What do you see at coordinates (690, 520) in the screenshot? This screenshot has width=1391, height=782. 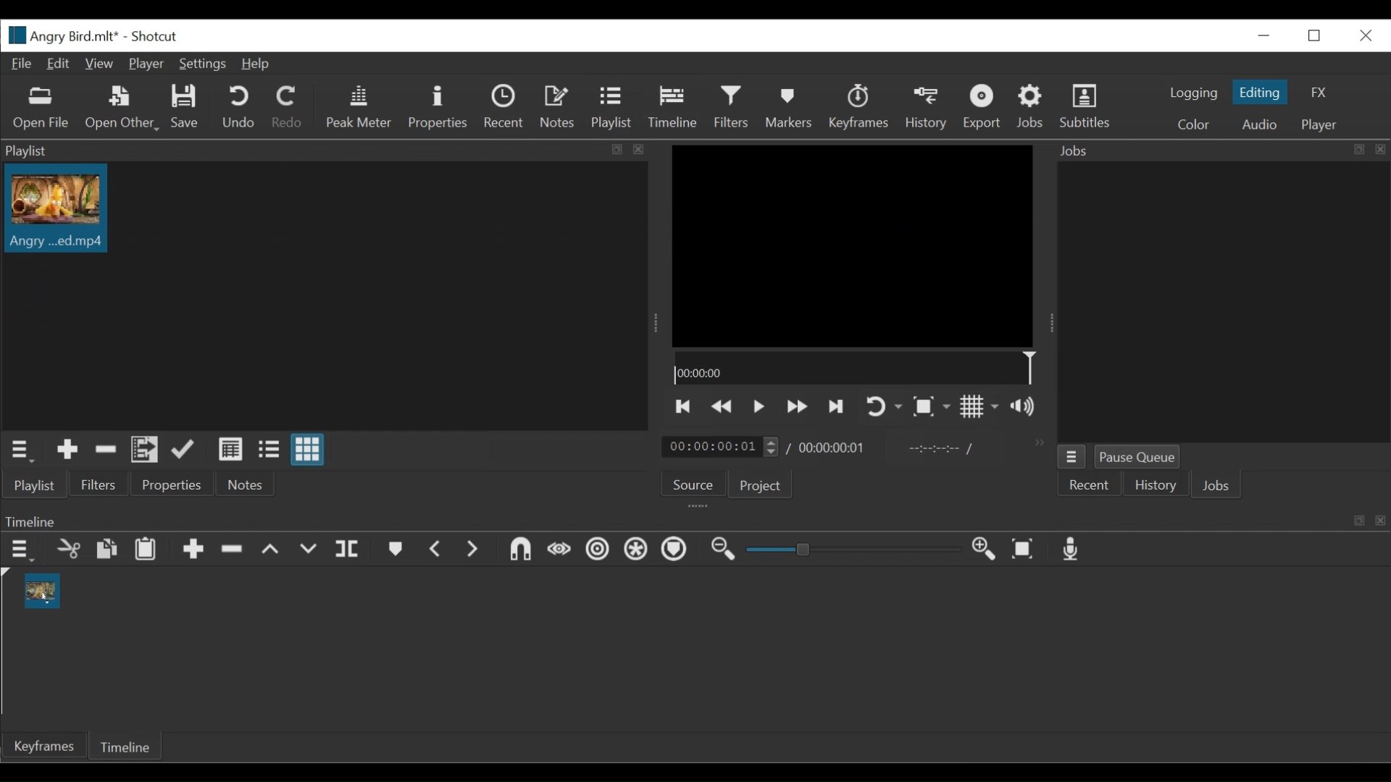 I see `Timeline Panel` at bounding box center [690, 520].